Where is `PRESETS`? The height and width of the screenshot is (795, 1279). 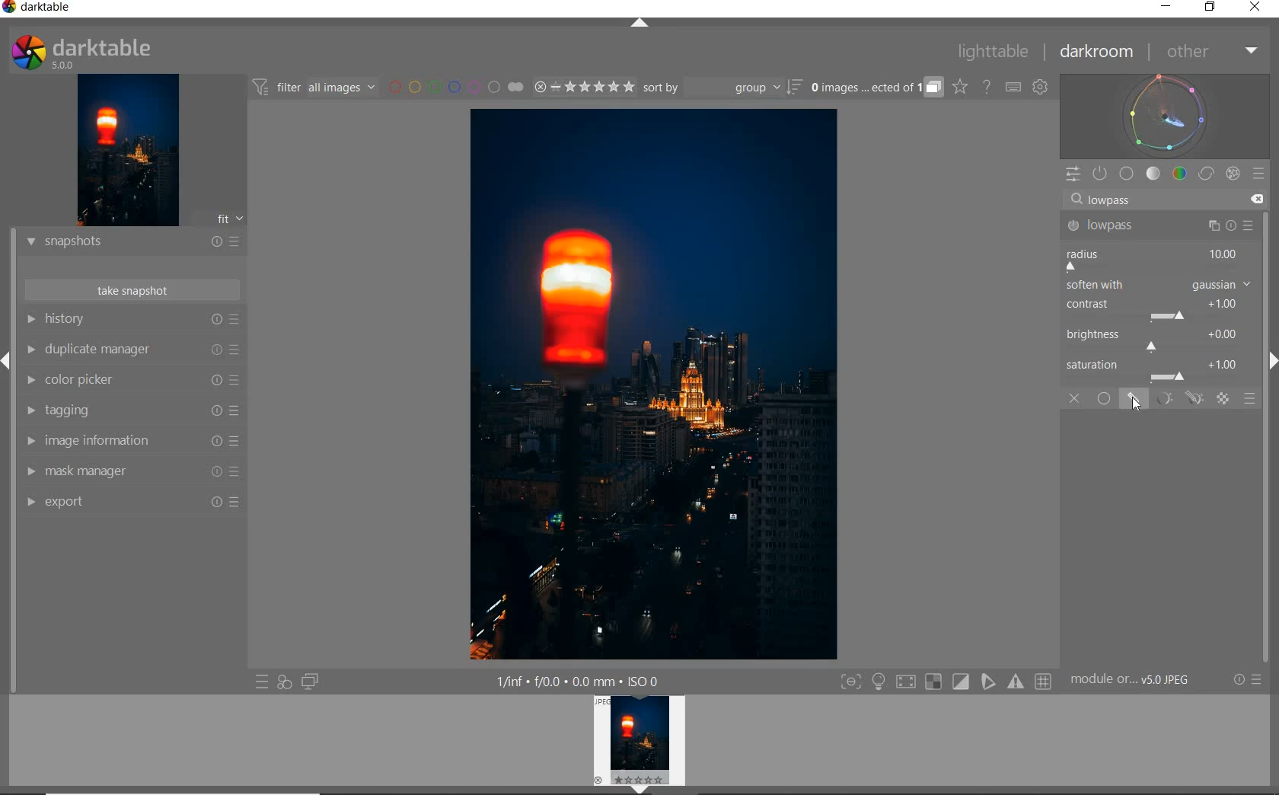 PRESETS is located at coordinates (1260, 175).